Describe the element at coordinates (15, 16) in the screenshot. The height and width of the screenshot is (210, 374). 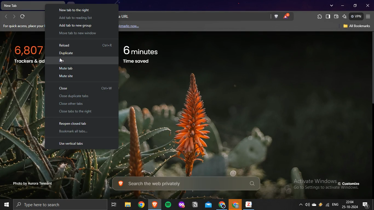
I see `forward` at that location.